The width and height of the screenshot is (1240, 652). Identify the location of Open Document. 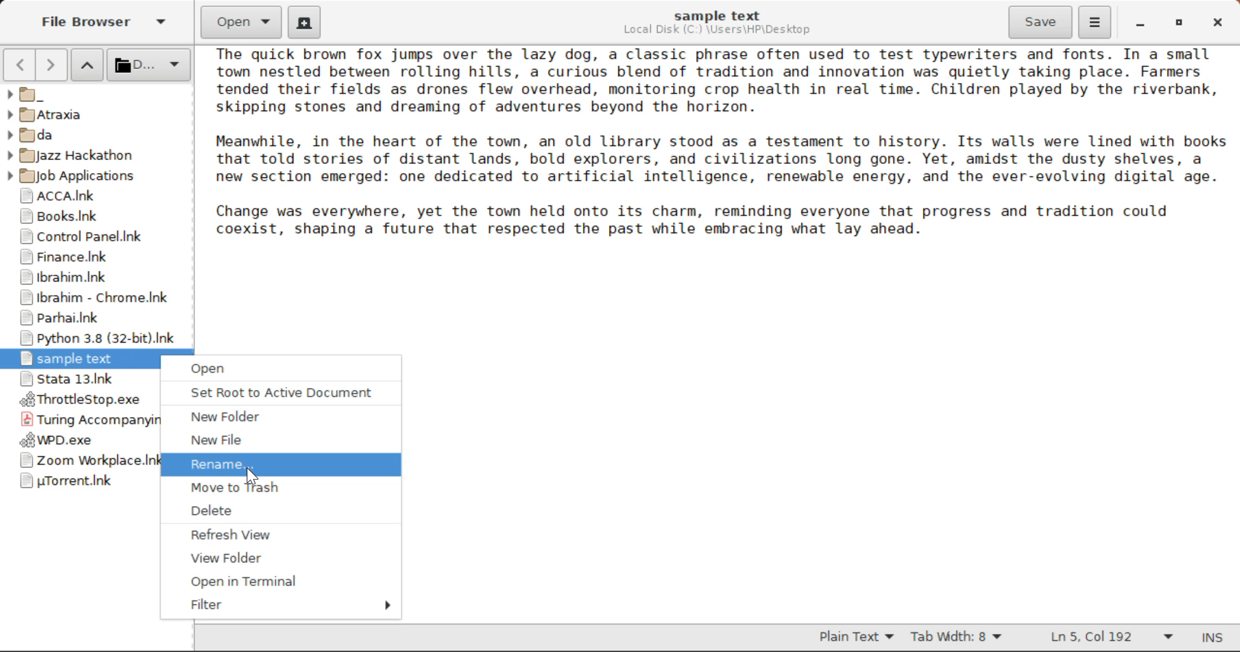
(242, 21).